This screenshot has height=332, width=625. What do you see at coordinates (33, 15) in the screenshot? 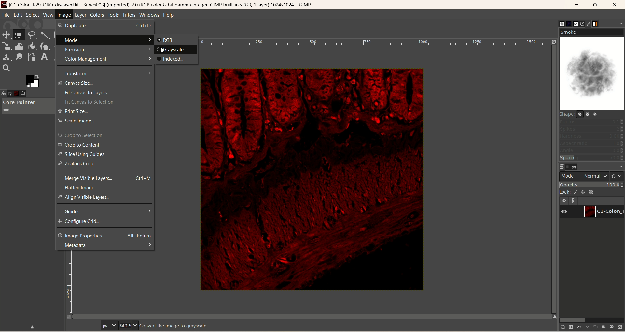
I see `select` at bounding box center [33, 15].